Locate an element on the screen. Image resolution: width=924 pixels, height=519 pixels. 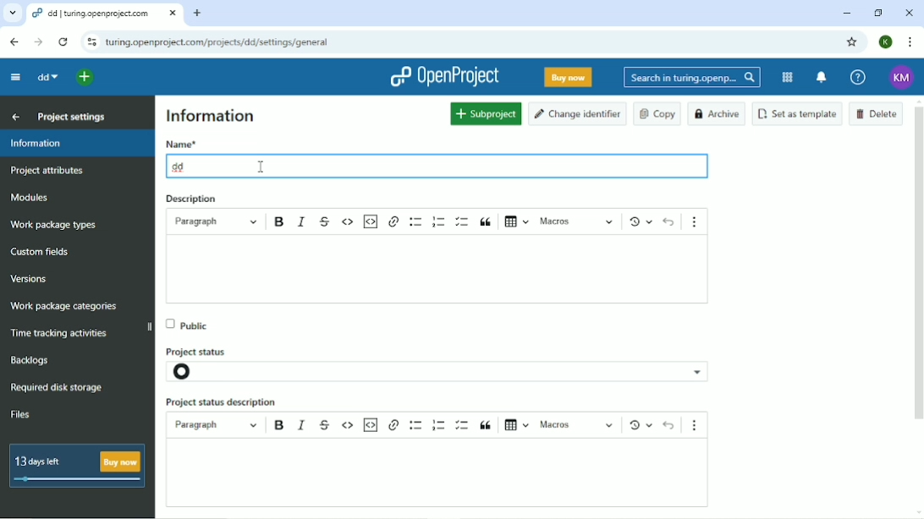
Forward is located at coordinates (38, 43).